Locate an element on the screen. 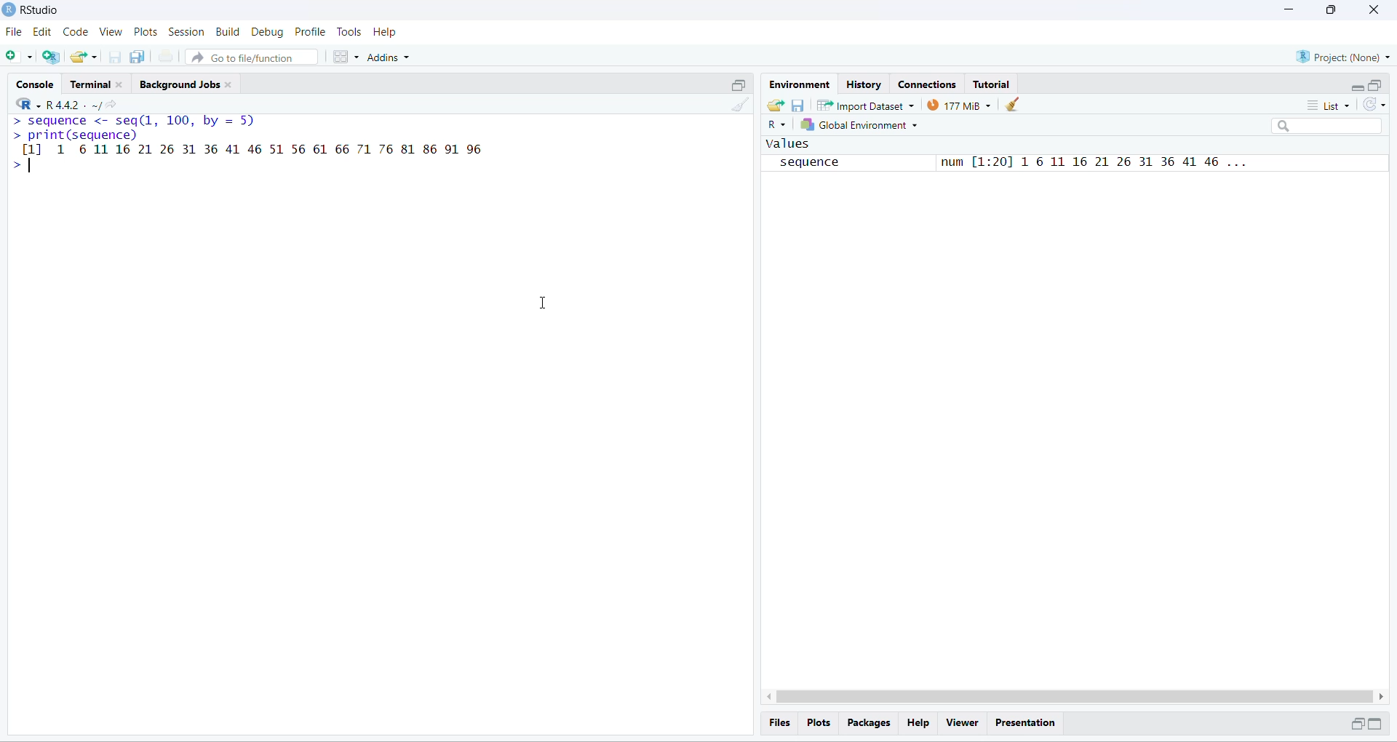 The width and height of the screenshot is (1397, 742). maximise is located at coordinates (1332, 10).